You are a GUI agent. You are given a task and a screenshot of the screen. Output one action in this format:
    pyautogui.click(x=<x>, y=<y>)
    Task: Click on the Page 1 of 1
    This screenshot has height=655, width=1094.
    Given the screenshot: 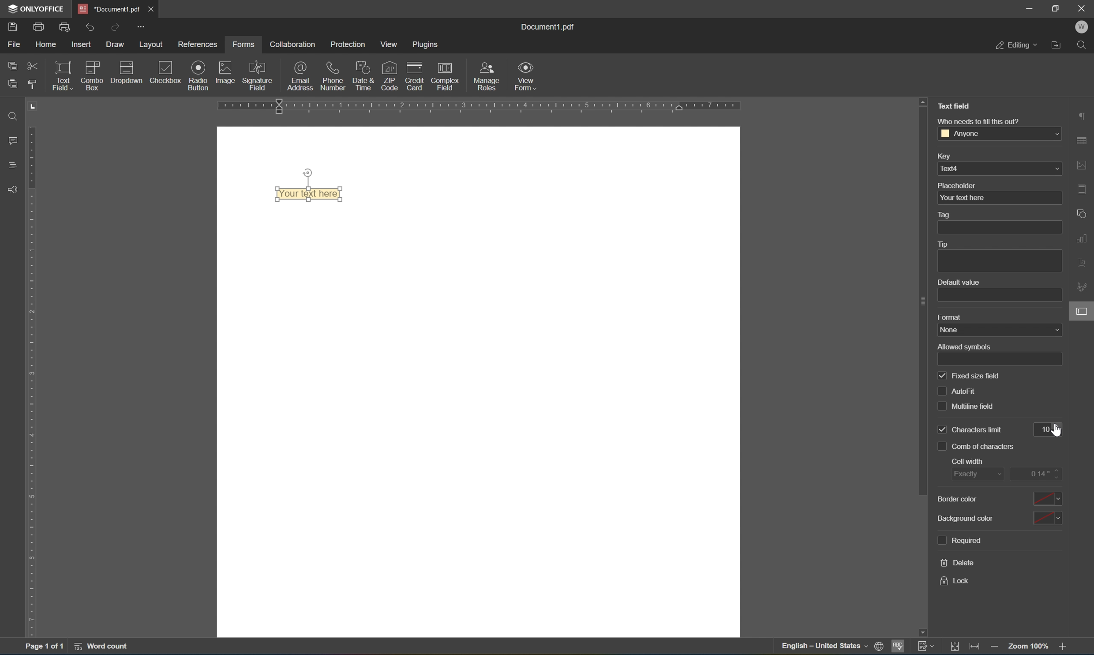 What is the action you would take?
    pyautogui.click(x=45, y=647)
    